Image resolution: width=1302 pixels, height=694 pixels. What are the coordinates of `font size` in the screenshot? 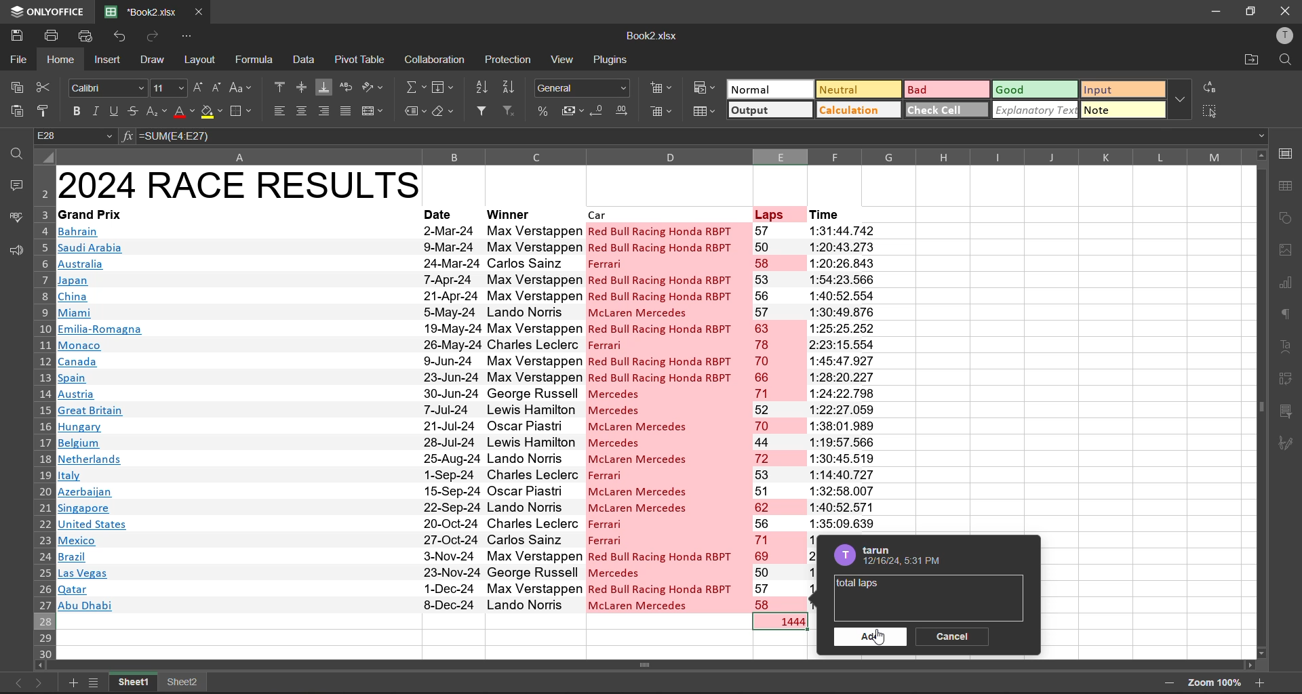 It's located at (170, 87).